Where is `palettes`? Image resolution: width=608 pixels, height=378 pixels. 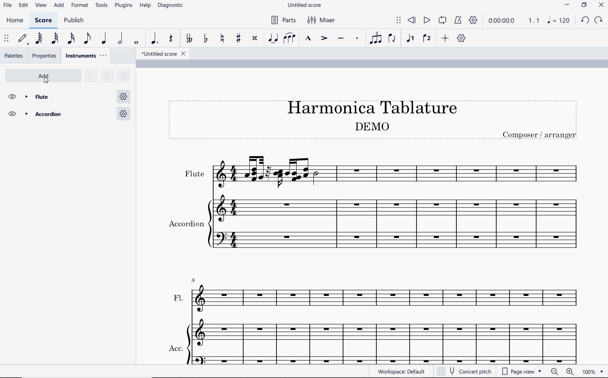
palettes is located at coordinates (14, 56).